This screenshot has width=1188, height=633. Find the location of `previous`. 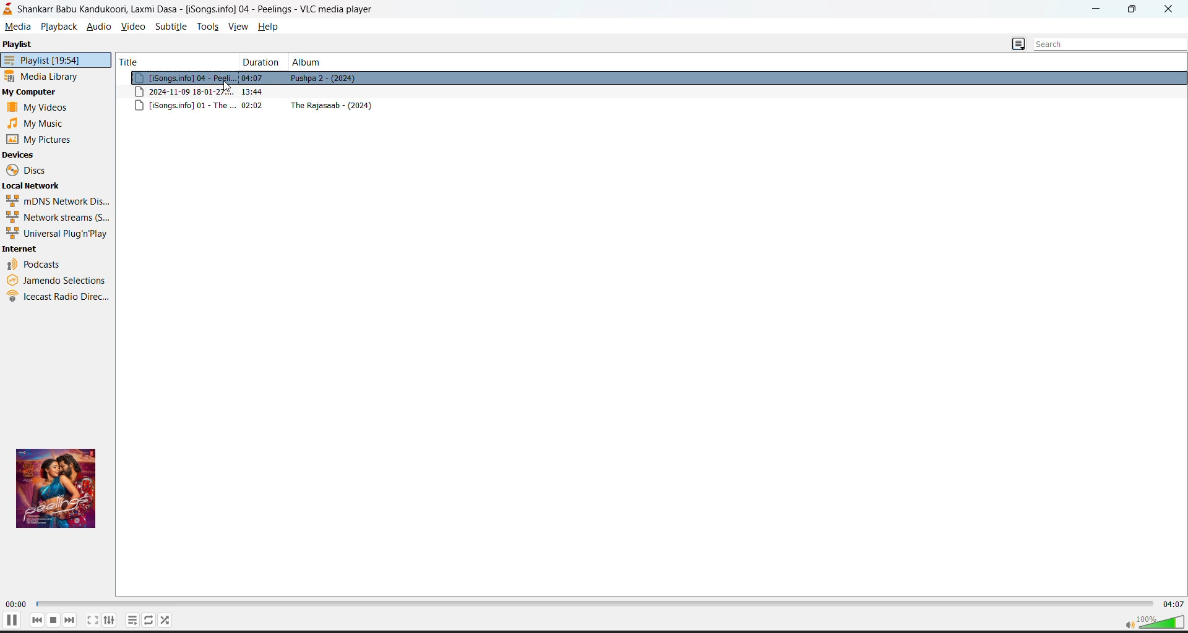

previous is located at coordinates (37, 620).